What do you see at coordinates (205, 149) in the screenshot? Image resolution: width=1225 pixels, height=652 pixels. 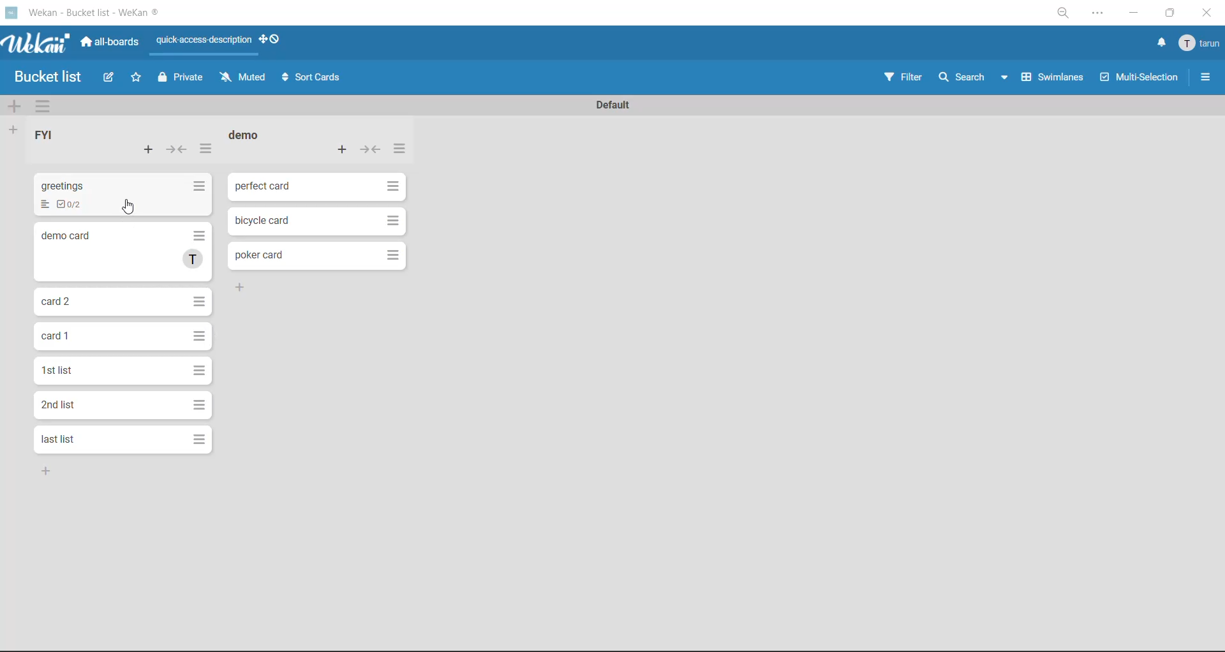 I see `list actions` at bounding box center [205, 149].